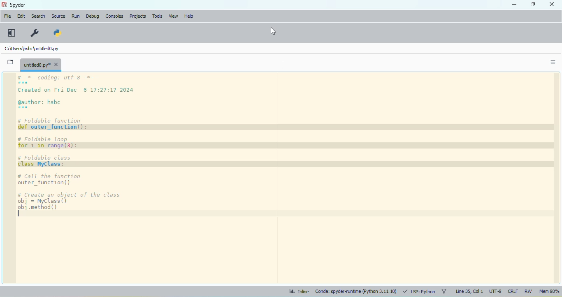 This screenshot has height=297, width=562. Describe the element at coordinates (30, 49) in the screenshot. I see `untitled0.py` at that location.